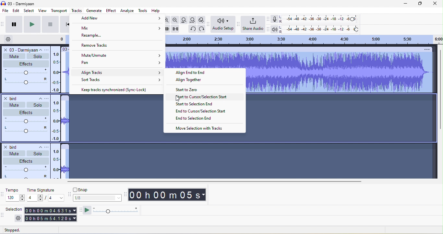 This screenshot has width=443, height=234. Describe the element at coordinates (176, 29) in the screenshot. I see `silence audio selection` at that location.